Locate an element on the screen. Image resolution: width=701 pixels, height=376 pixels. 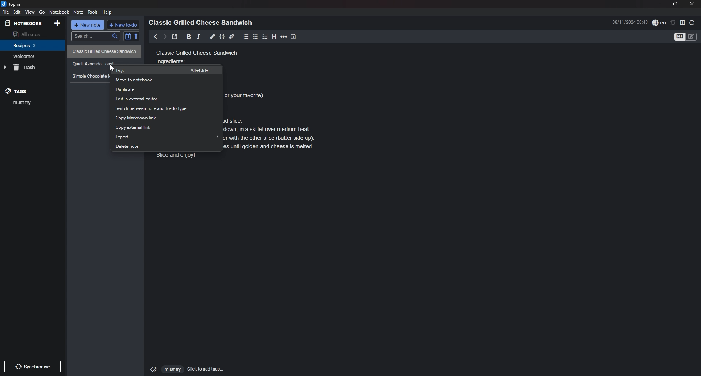
delete note is located at coordinates (166, 147).